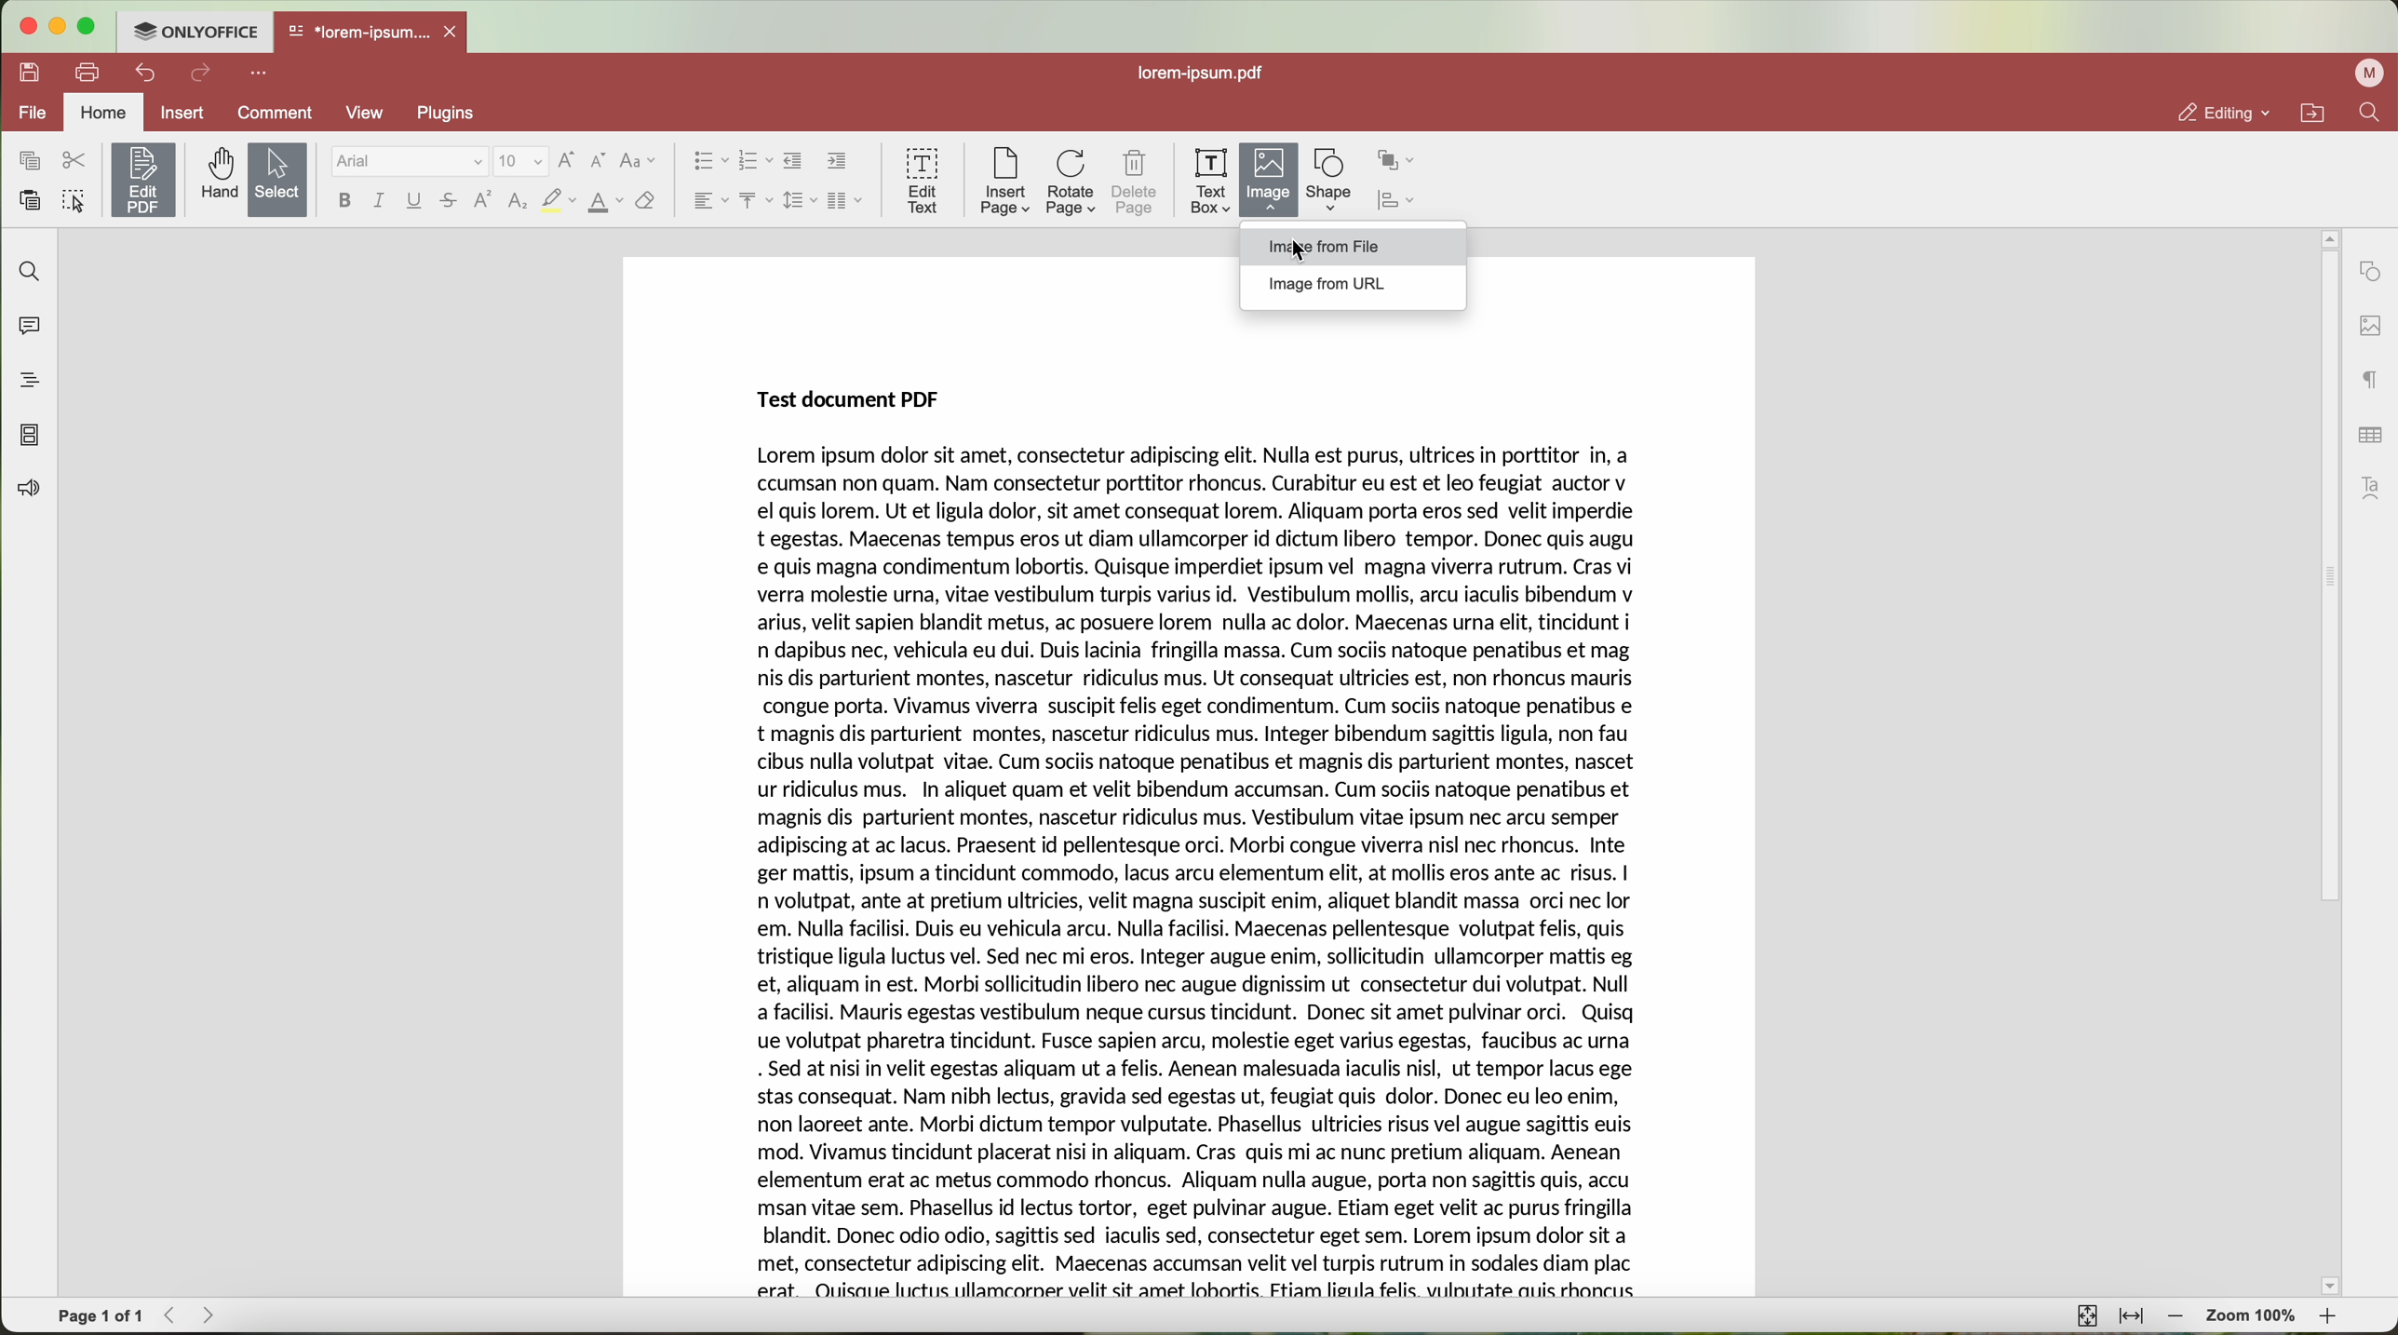  Describe the element at coordinates (924, 179) in the screenshot. I see `edit text` at that location.